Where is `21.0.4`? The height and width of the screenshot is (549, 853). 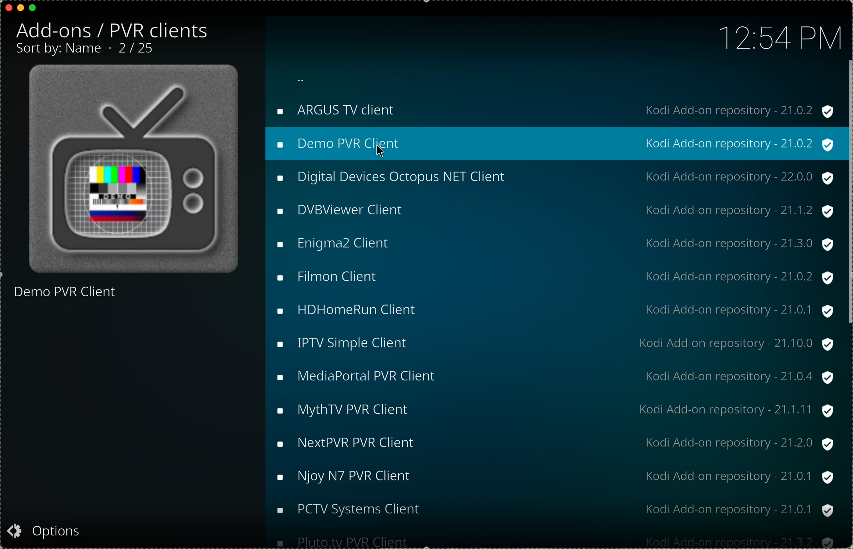 21.0.4 is located at coordinates (797, 376).